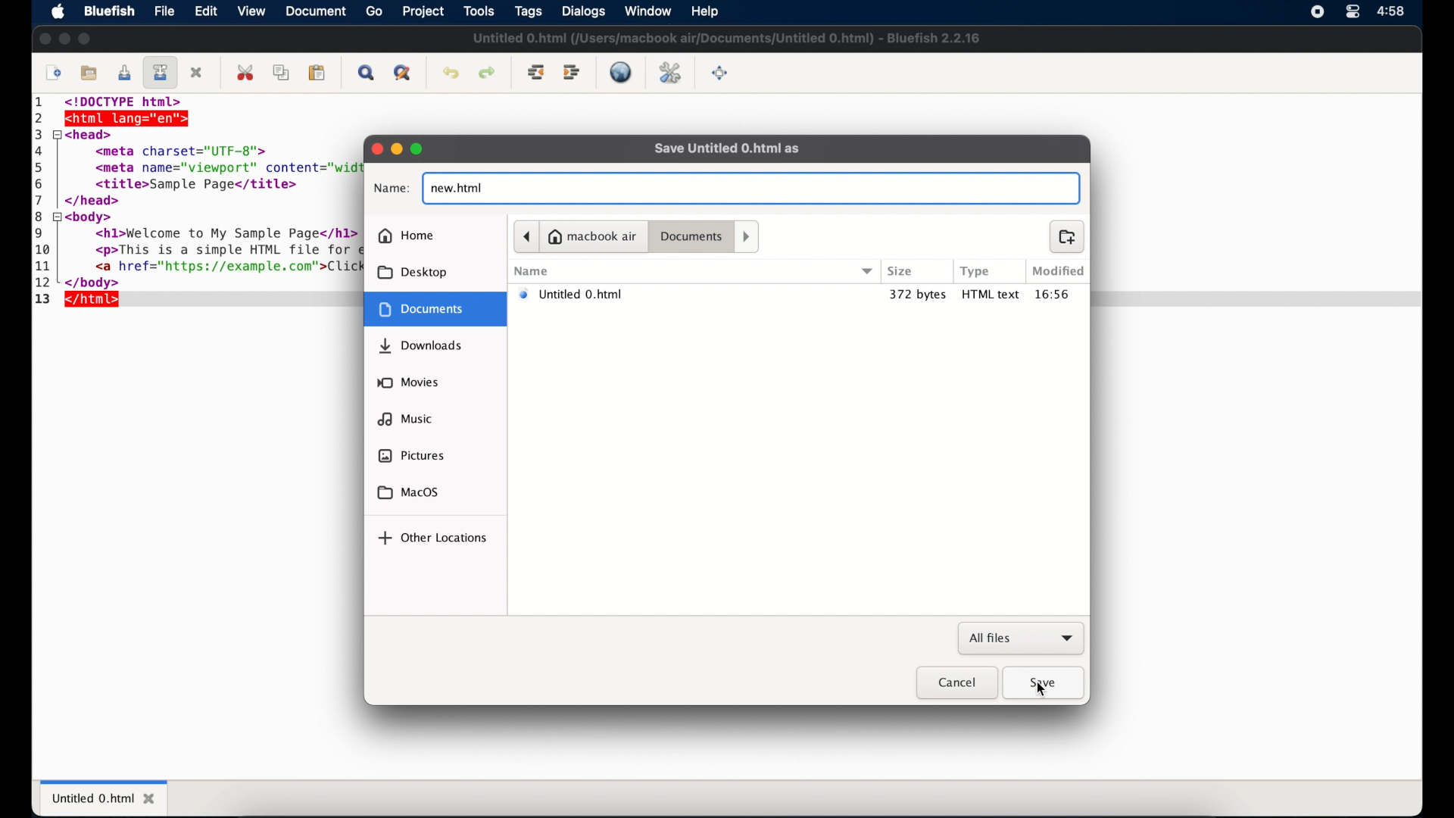 This screenshot has height=818, width=1454. I want to click on <h1>Welcome to My Sample Page</h1>, so click(214, 235).